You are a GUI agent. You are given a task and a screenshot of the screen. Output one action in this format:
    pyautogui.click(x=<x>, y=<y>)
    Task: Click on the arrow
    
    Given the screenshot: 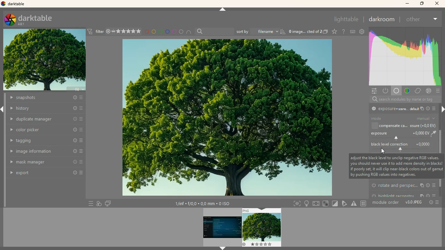 What is the action you would take?
    pyautogui.click(x=222, y=10)
    